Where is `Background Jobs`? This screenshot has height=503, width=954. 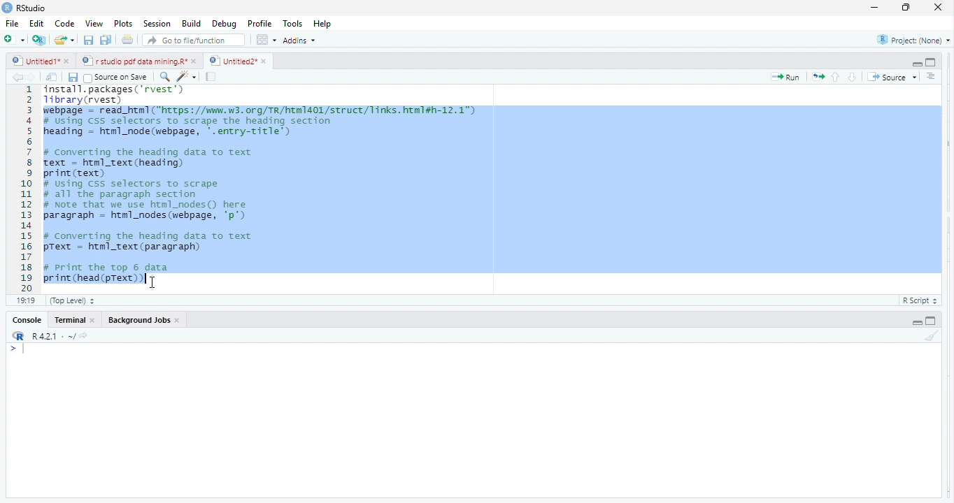
Background Jobs is located at coordinates (137, 319).